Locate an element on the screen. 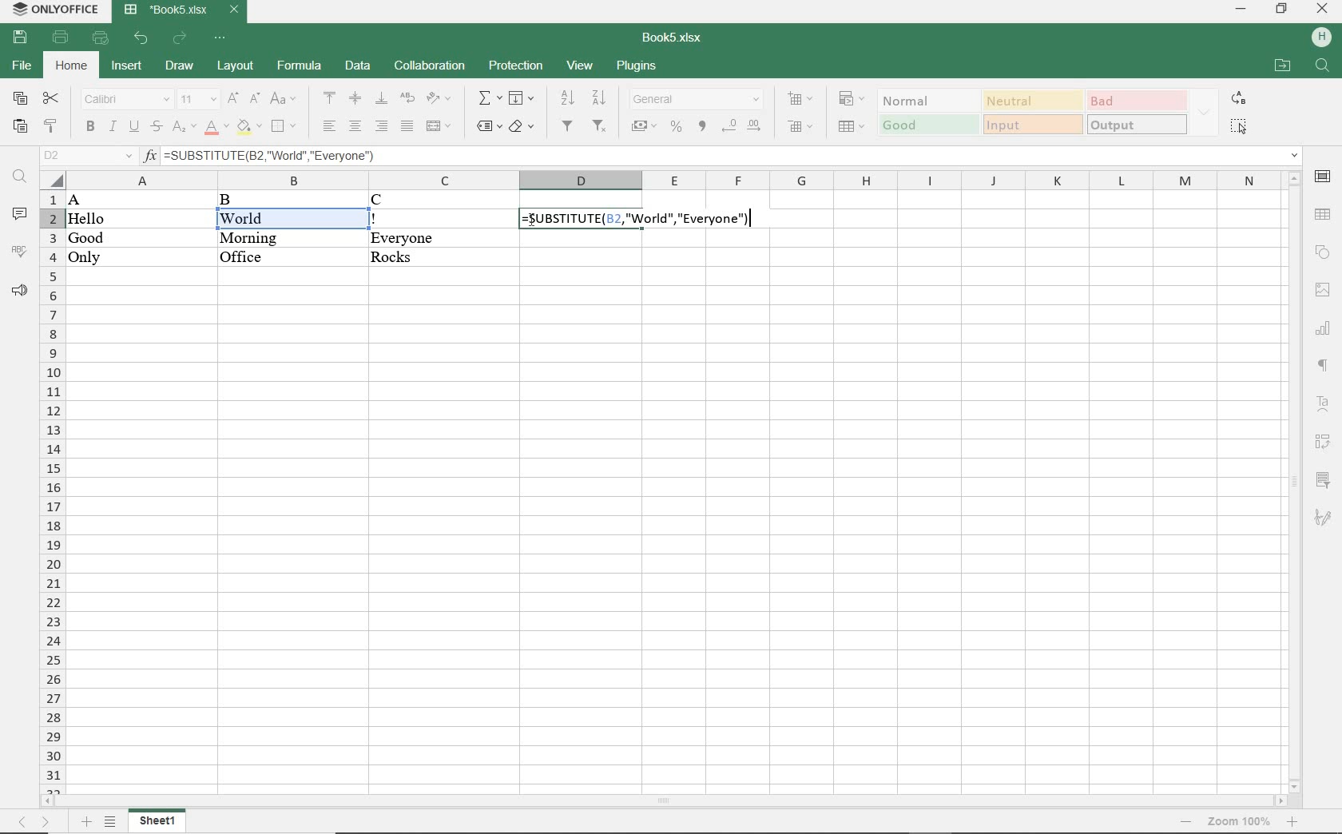 This screenshot has height=834, width=1342. name manager is located at coordinates (88, 155).